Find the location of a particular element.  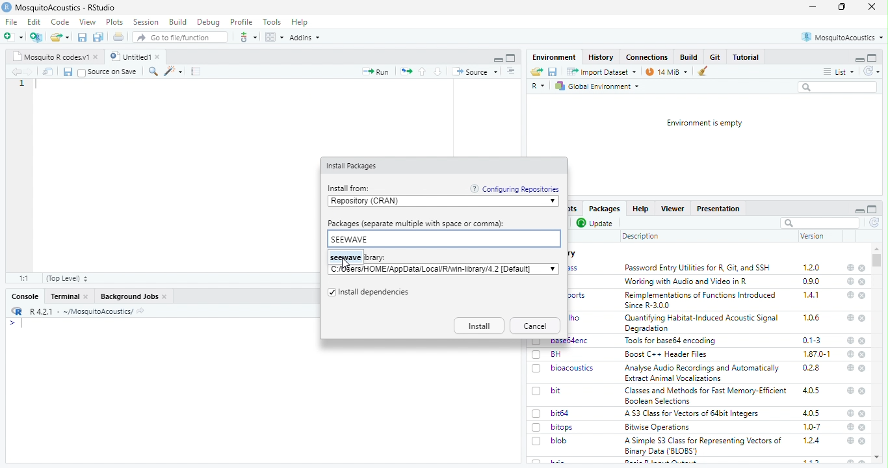

maximise is located at coordinates (842, 6).